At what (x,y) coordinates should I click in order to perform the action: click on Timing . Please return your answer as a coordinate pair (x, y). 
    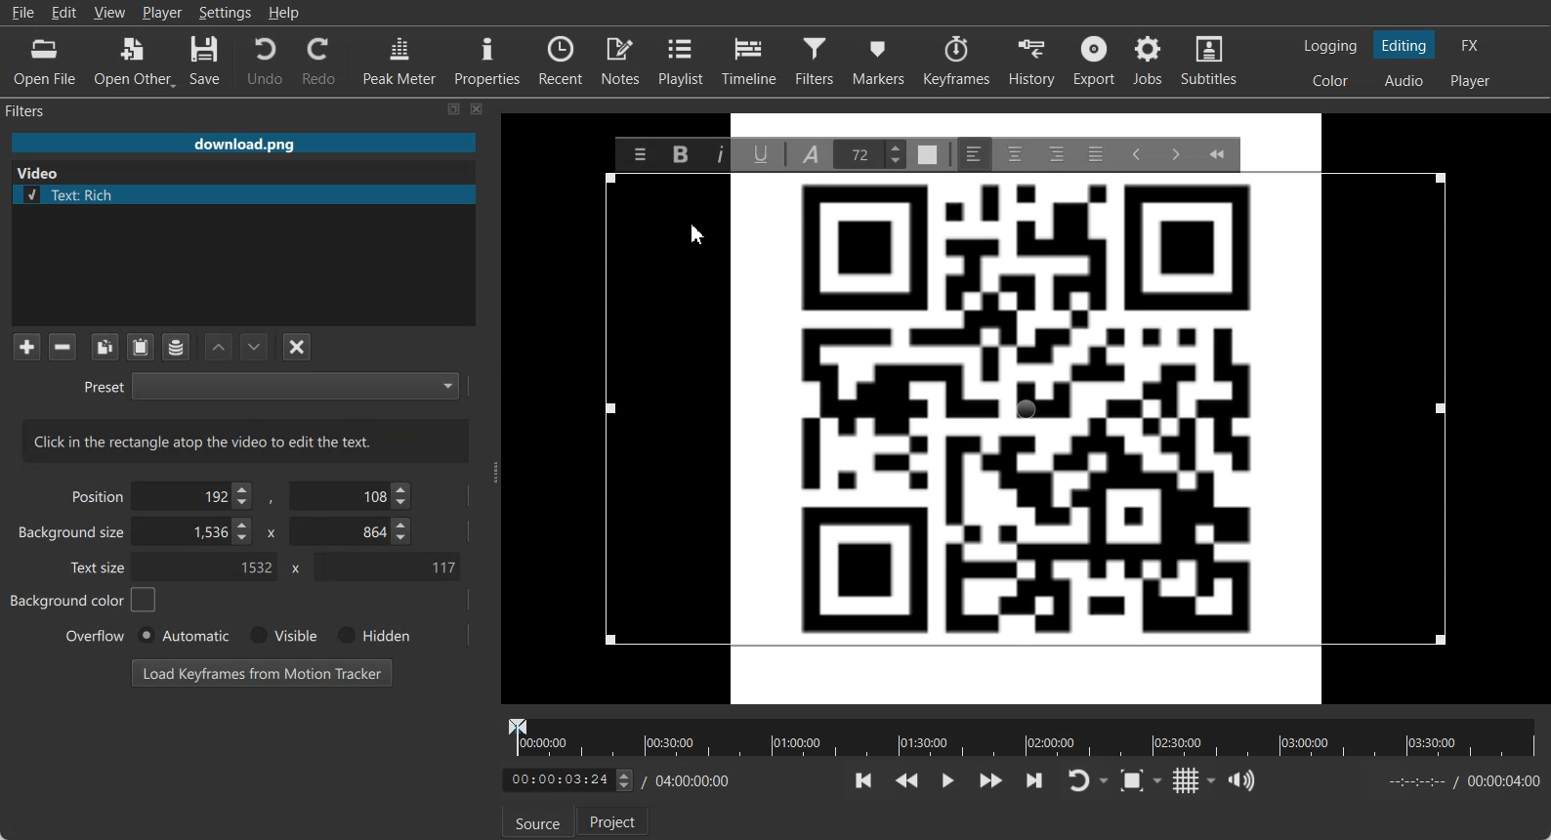
    Looking at the image, I should click on (688, 780).